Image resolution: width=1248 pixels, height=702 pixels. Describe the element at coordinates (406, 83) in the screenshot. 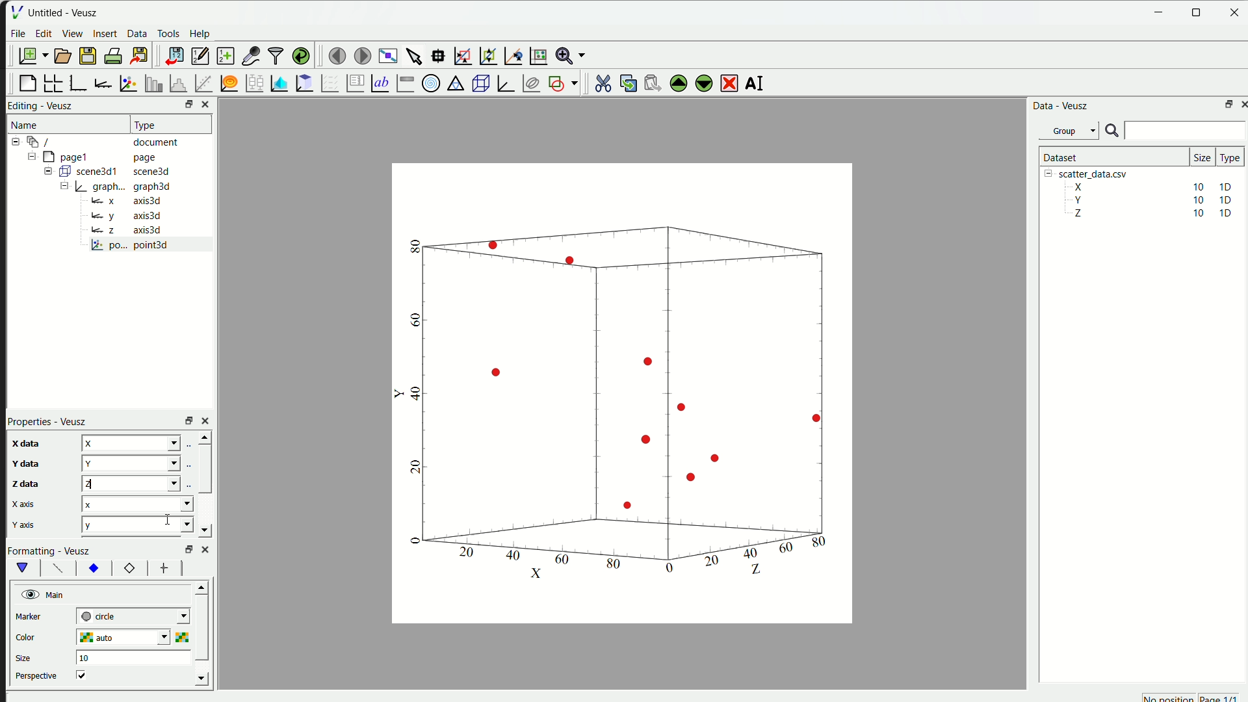

I see `Image color bar` at that location.